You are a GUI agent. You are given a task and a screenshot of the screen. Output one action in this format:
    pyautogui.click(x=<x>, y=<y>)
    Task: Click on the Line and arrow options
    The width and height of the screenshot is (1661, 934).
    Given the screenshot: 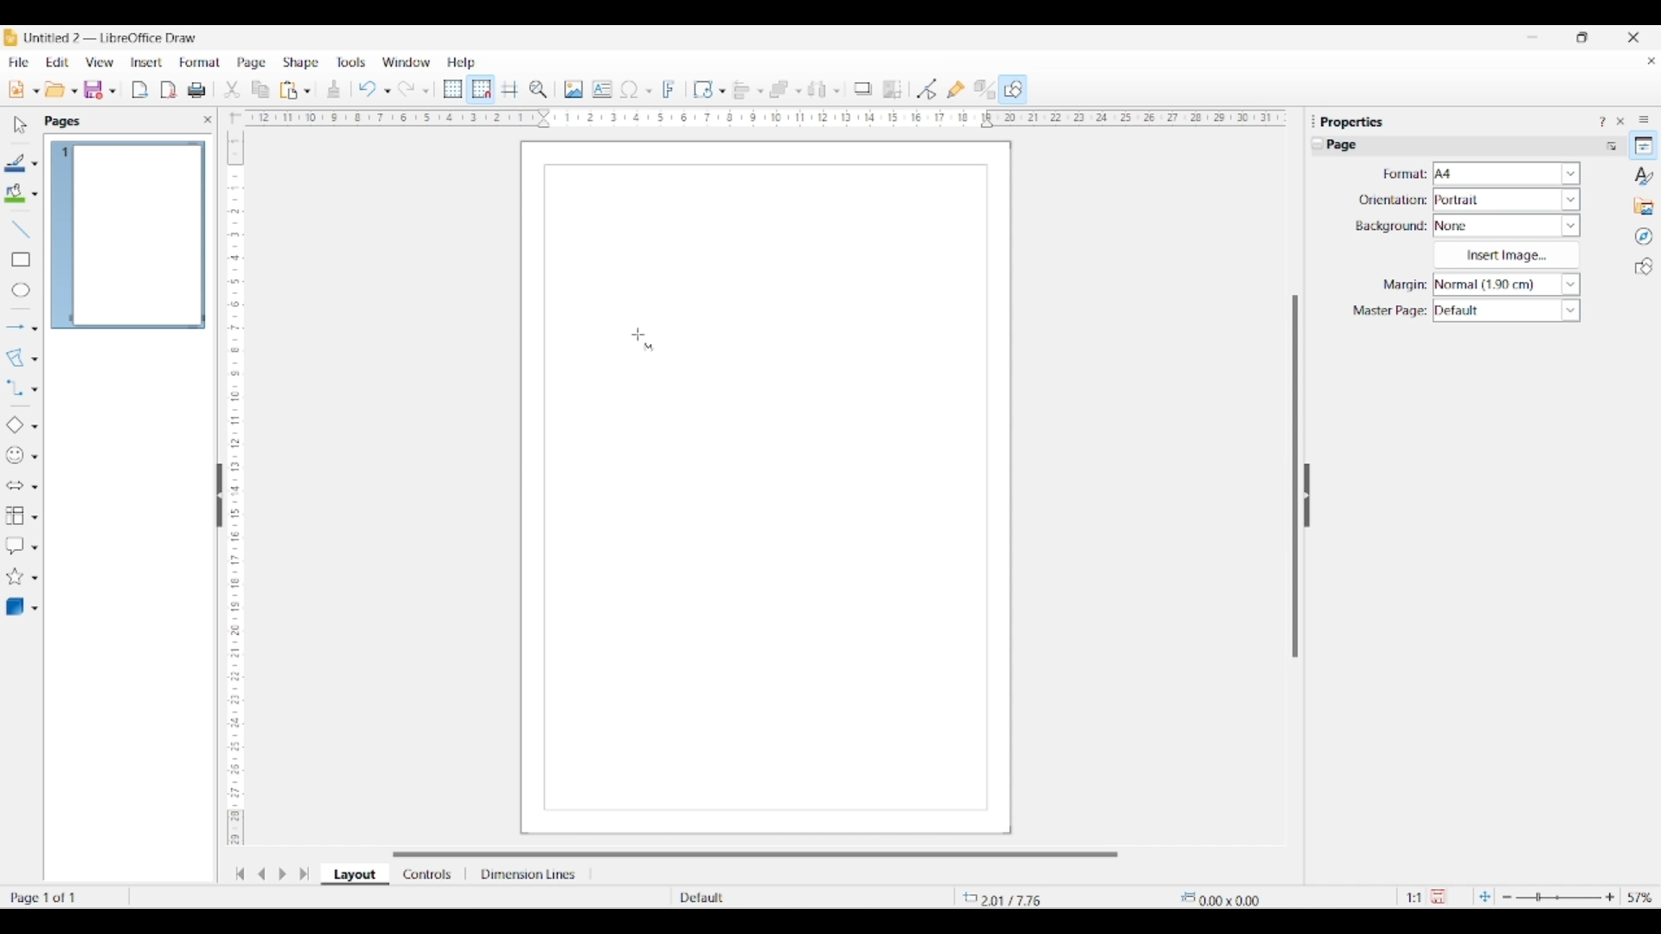 What is the action you would take?
    pyautogui.click(x=35, y=329)
    